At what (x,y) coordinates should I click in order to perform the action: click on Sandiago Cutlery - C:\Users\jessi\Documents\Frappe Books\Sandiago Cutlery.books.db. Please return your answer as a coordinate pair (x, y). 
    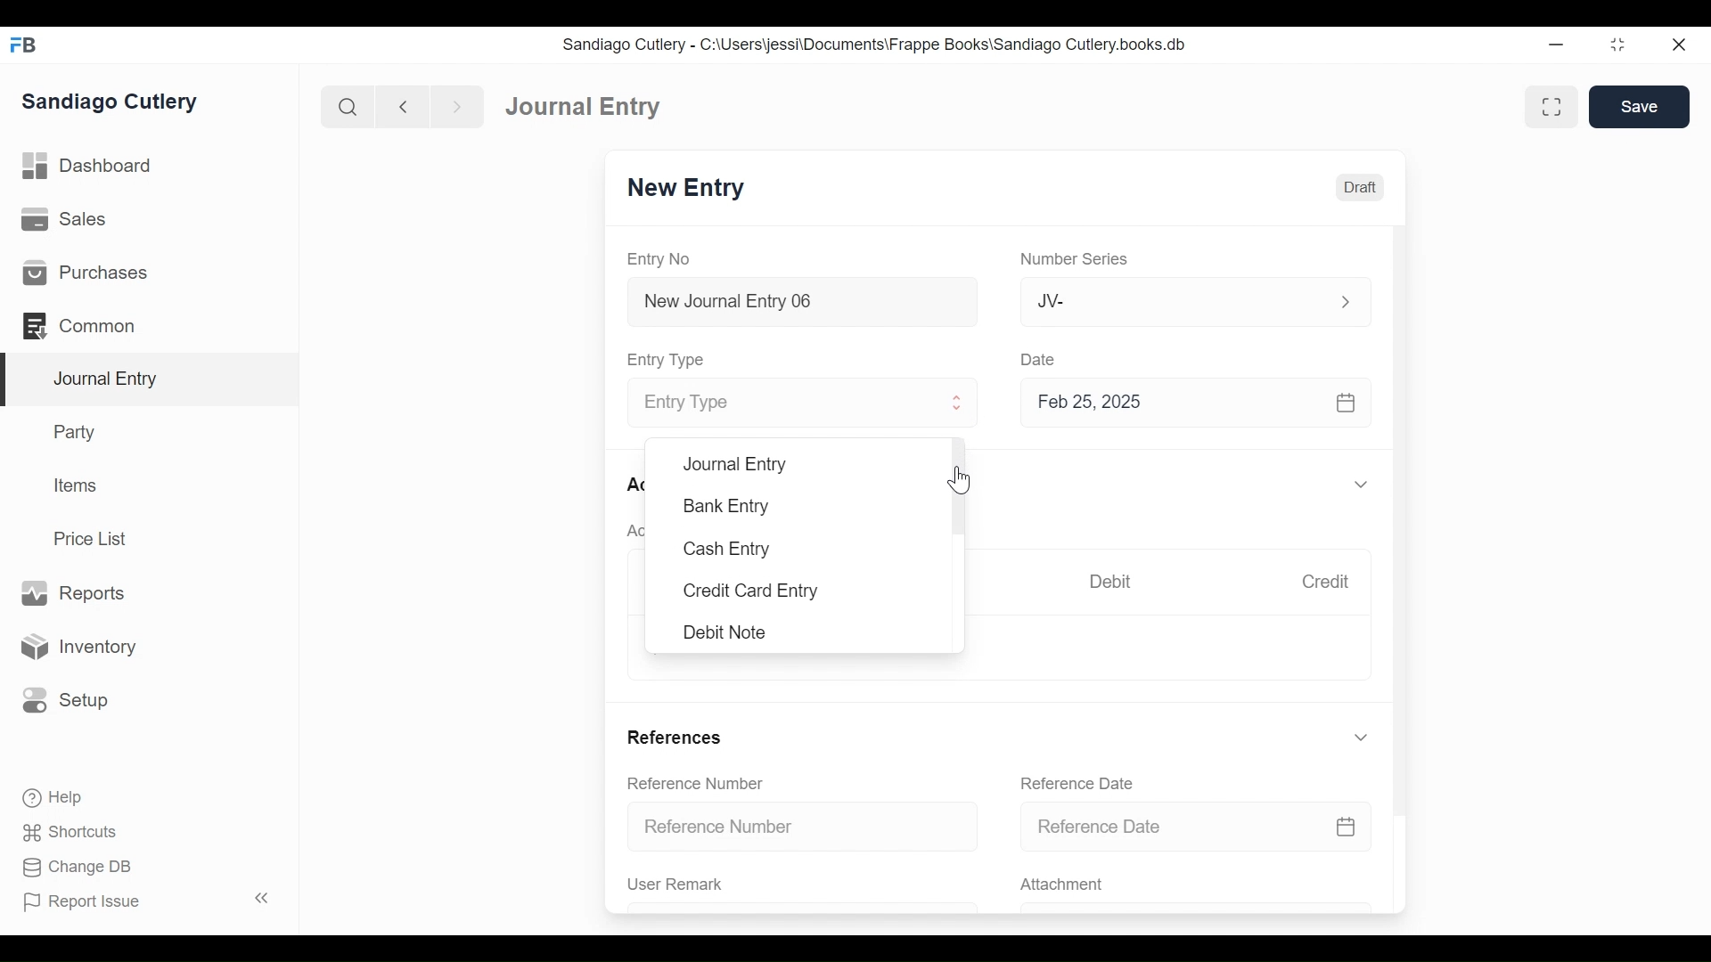
    Looking at the image, I should click on (875, 45).